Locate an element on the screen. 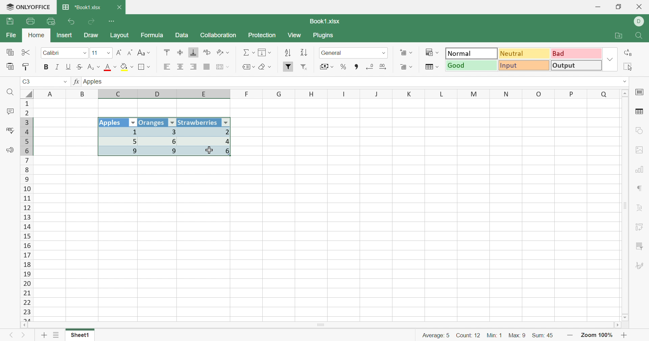 This screenshot has height=341, width=649. Align Middle is located at coordinates (180, 53).